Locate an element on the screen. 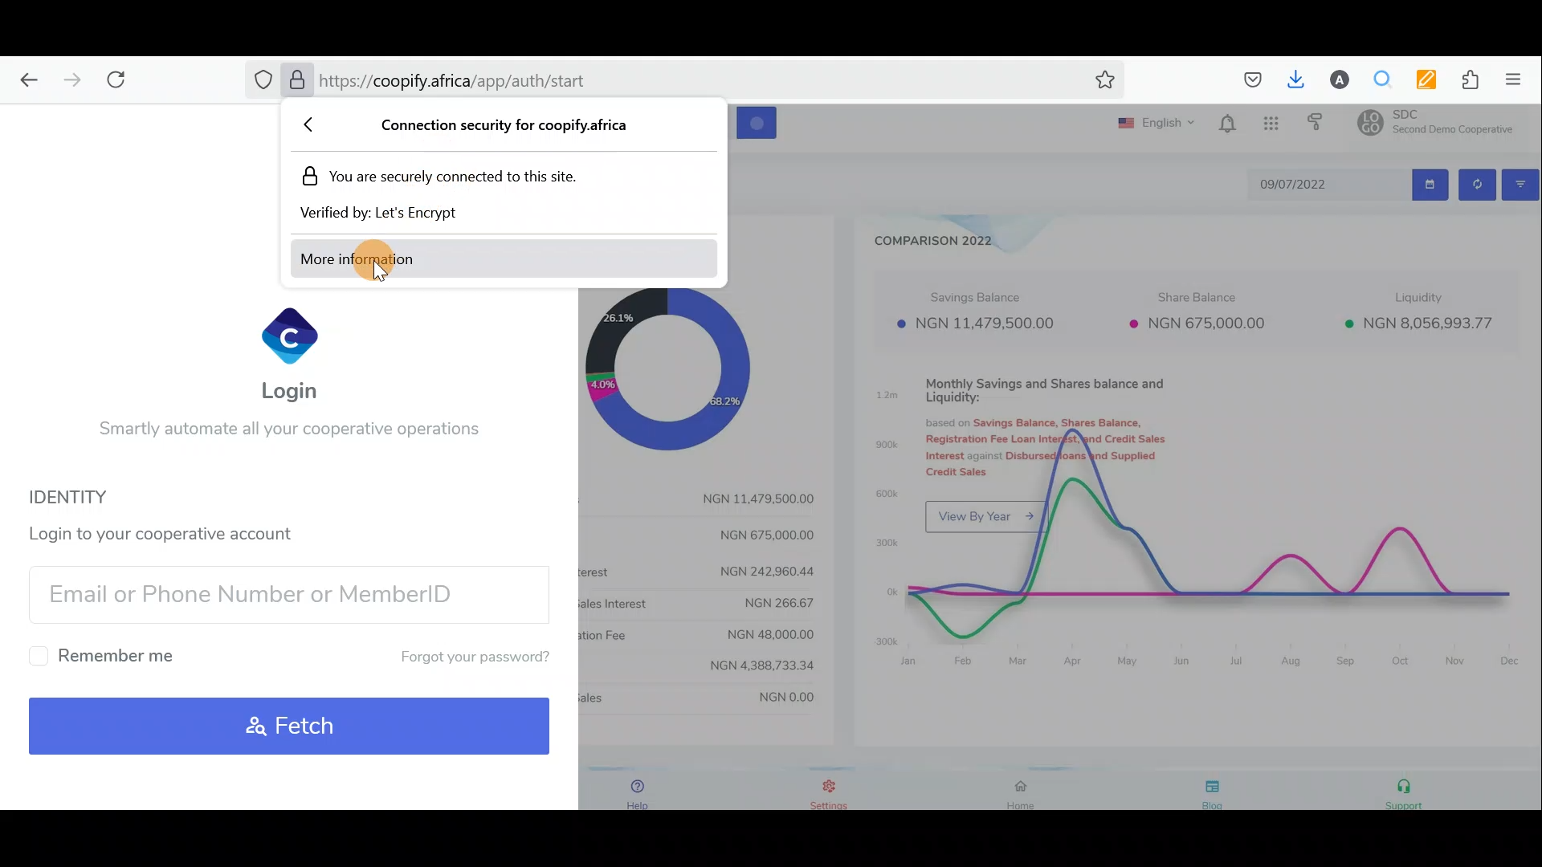 The height and width of the screenshot is (867, 1542). Reload current page is located at coordinates (123, 79).